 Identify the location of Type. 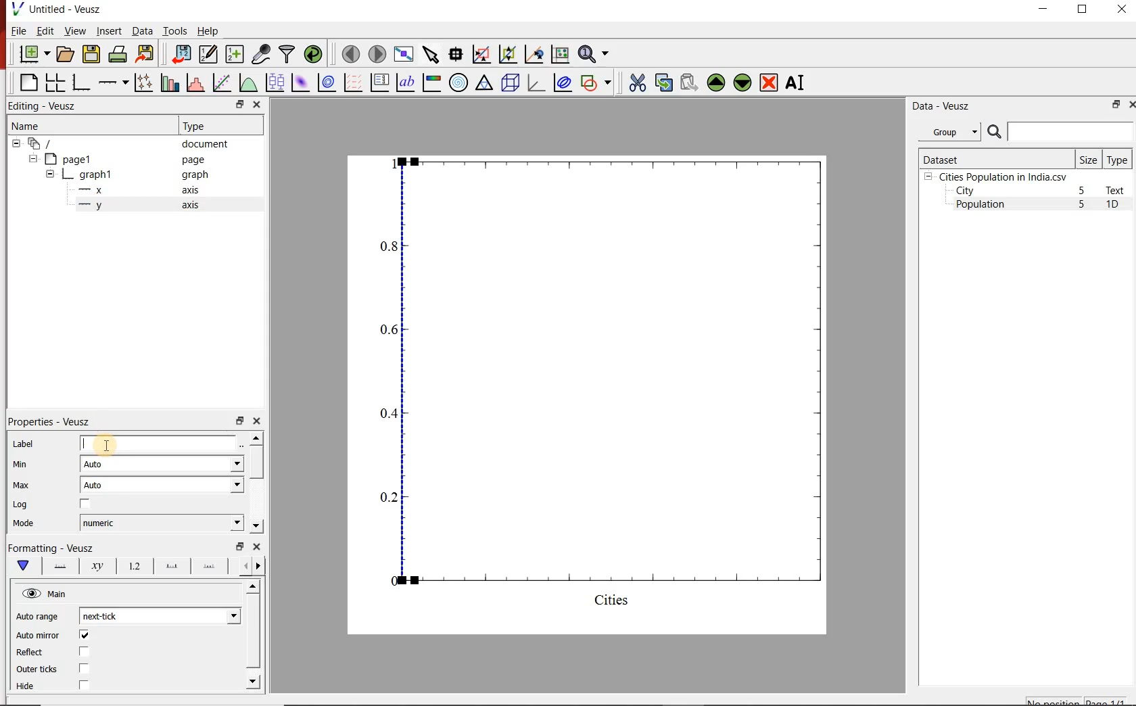
(1118, 159).